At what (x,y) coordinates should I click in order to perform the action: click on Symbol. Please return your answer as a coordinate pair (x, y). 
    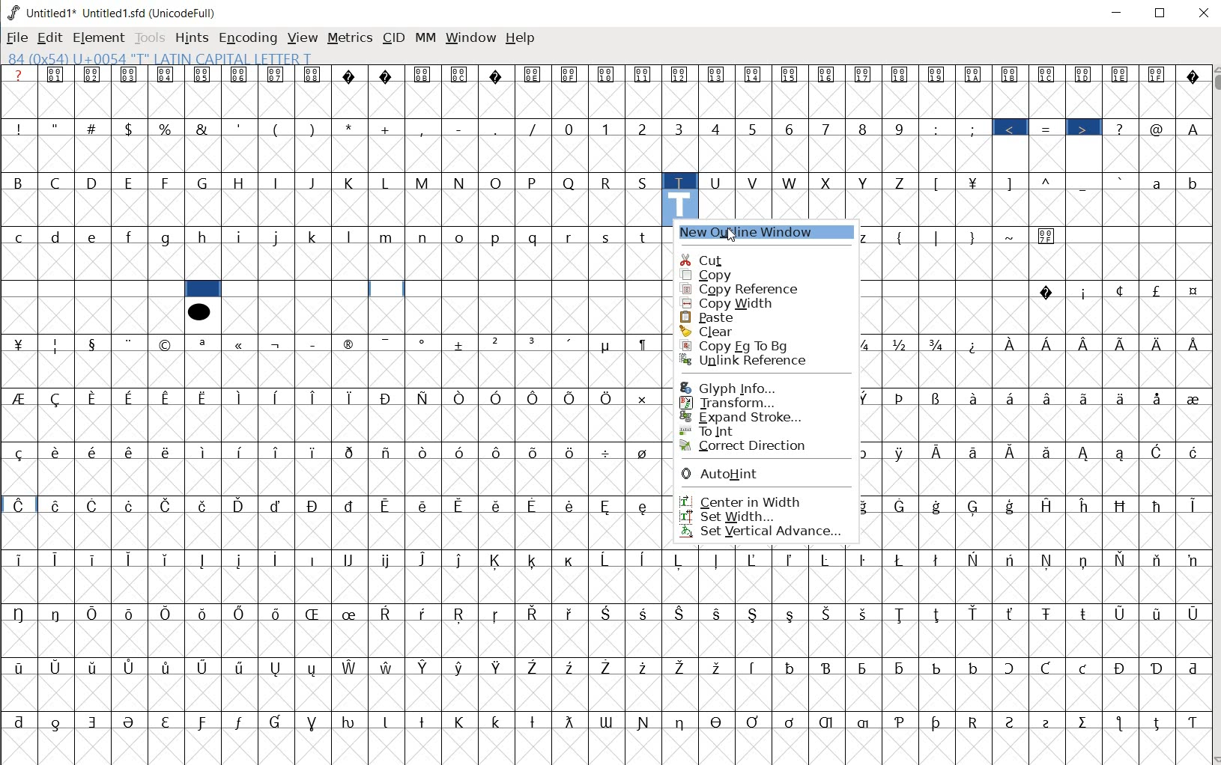
    Looking at the image, I should click on (1157, 290).